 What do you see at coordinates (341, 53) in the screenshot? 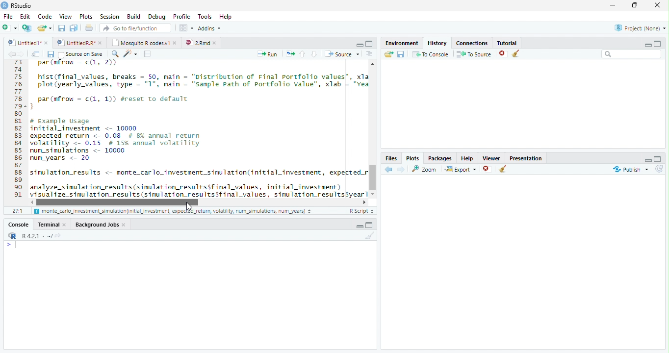
I see `Source` at bounding box center [341, 53].